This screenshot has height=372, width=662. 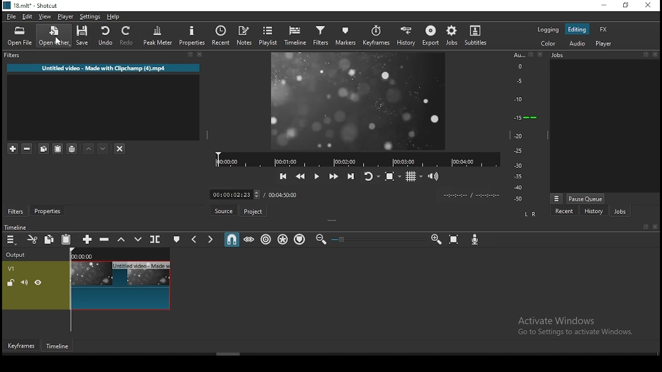 What do you see at coordinates (533, 214) in the screenshot?
I see `L R` at bounding box center [533, 214].